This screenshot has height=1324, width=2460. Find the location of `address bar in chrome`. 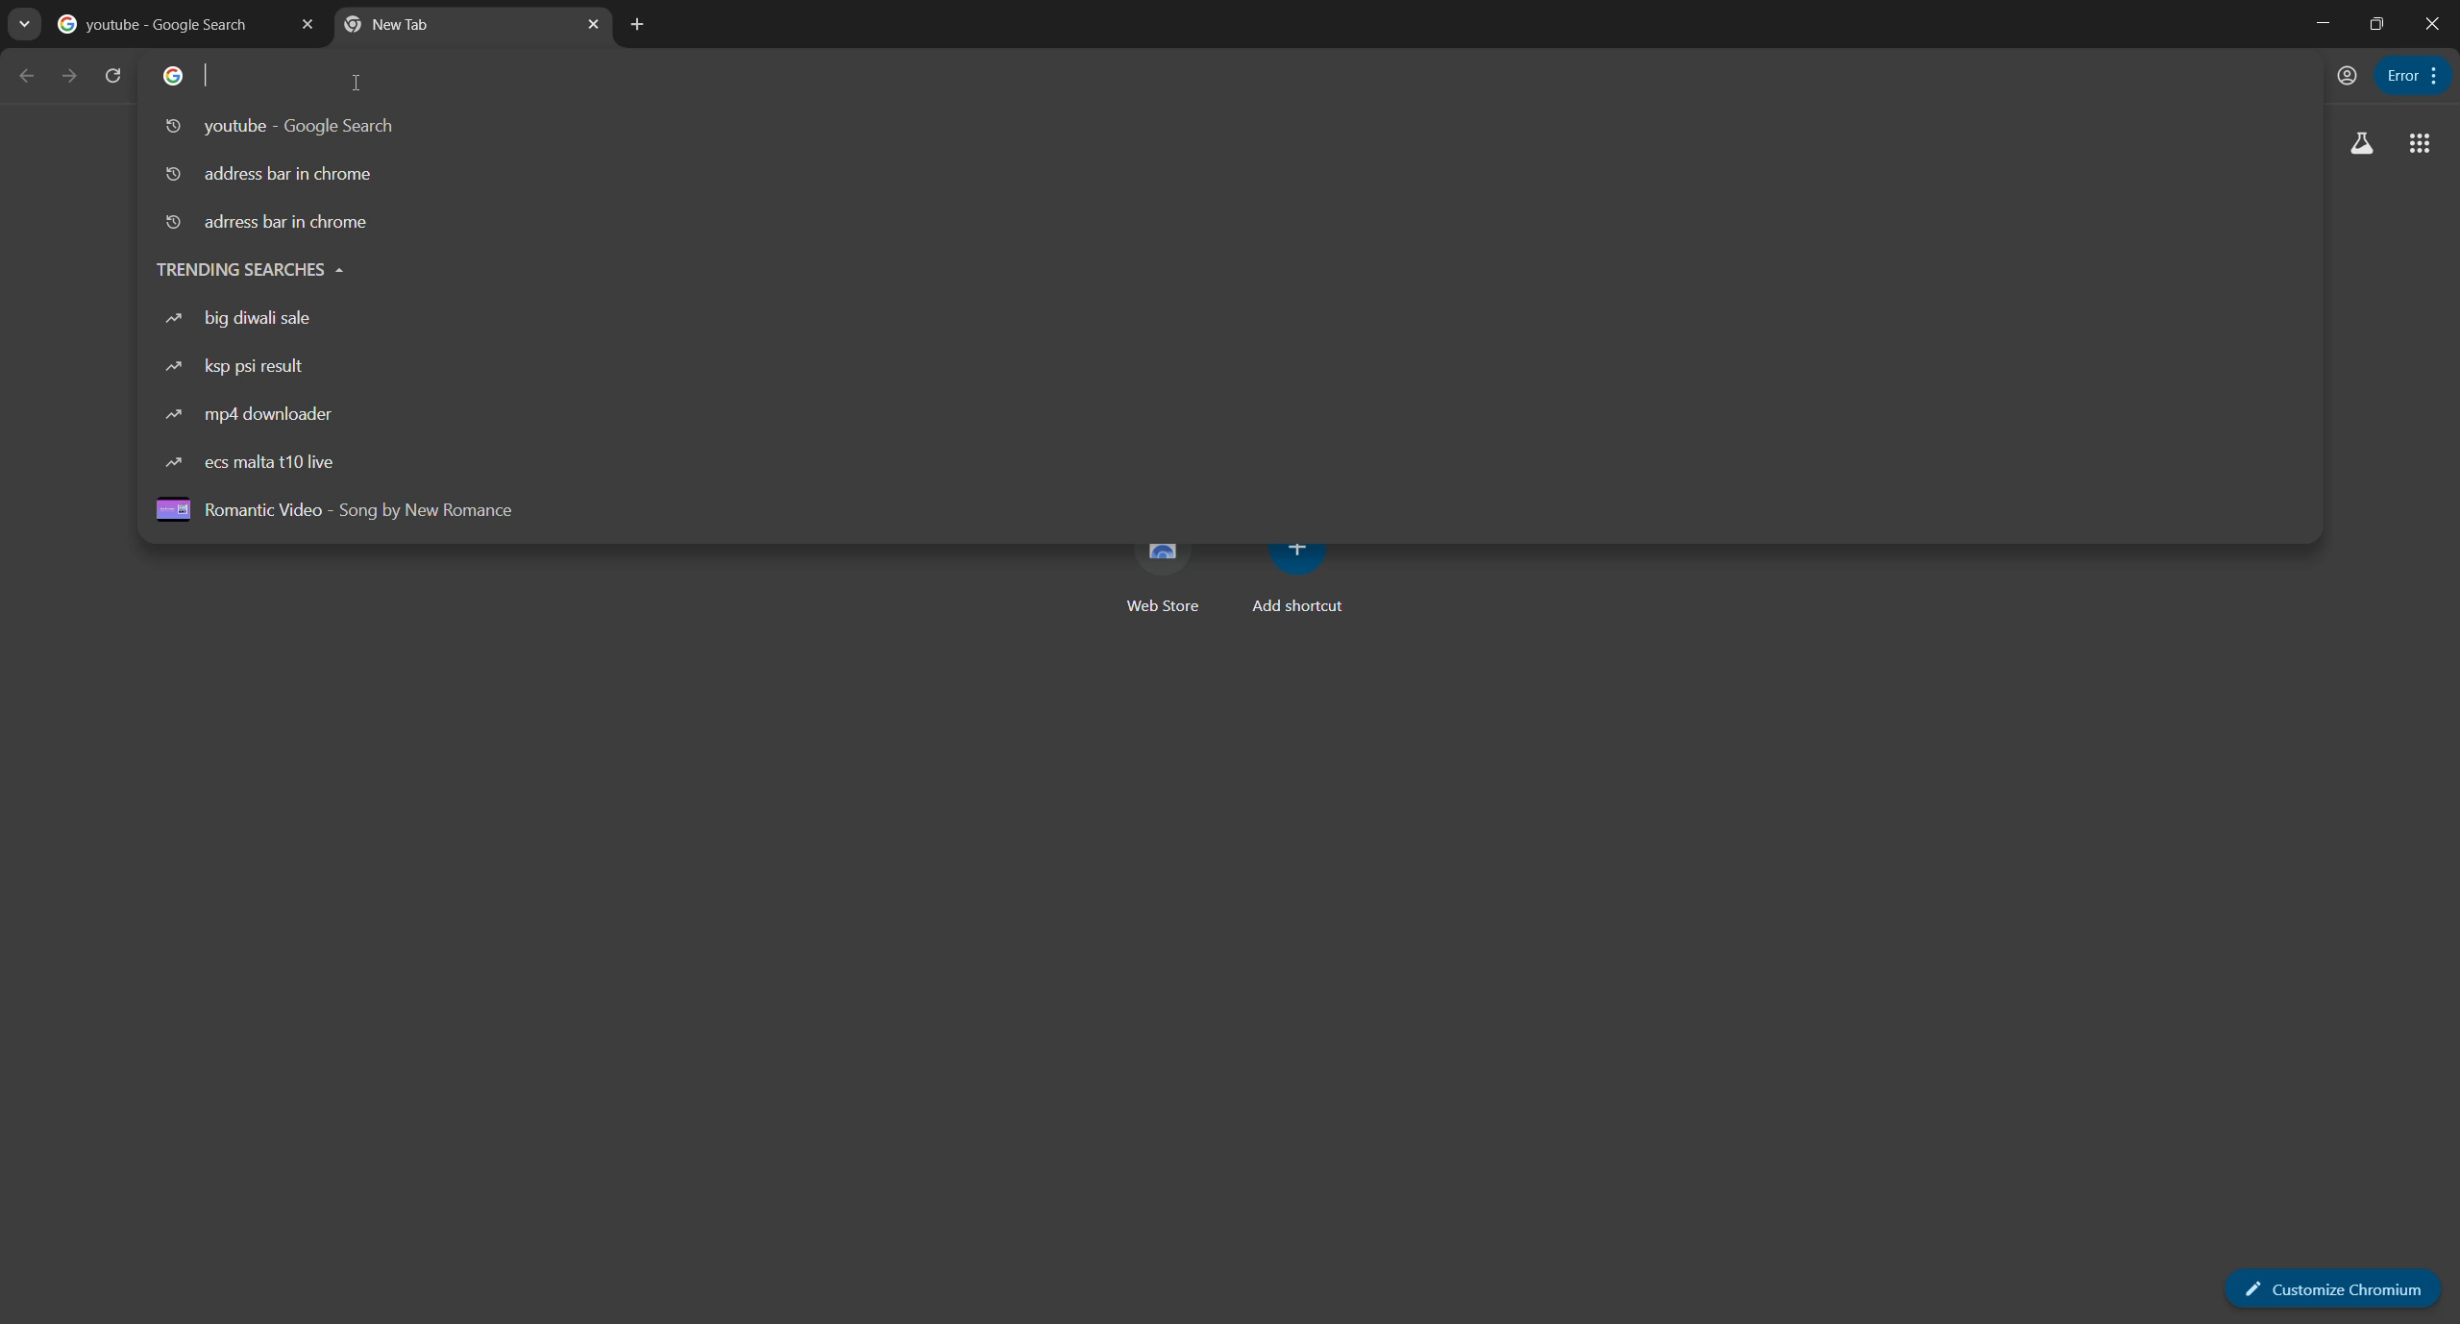

address bar in chrome is located at coordinates (270, 175).